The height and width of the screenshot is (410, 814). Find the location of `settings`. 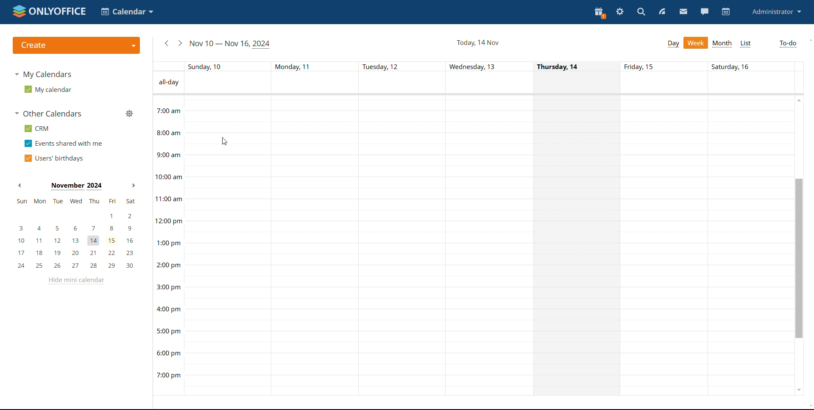

settings is located at coordinates (620, 12).